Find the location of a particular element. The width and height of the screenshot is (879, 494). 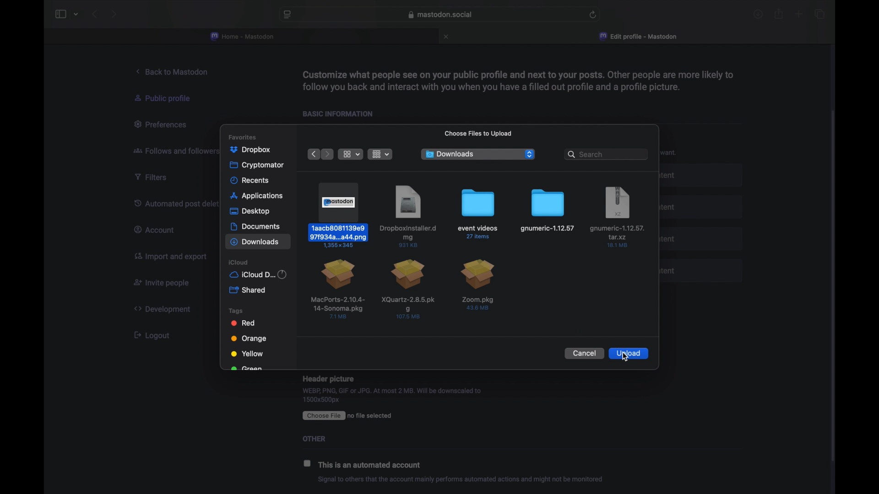

this is an automated account is located at coordinates (373, 466).